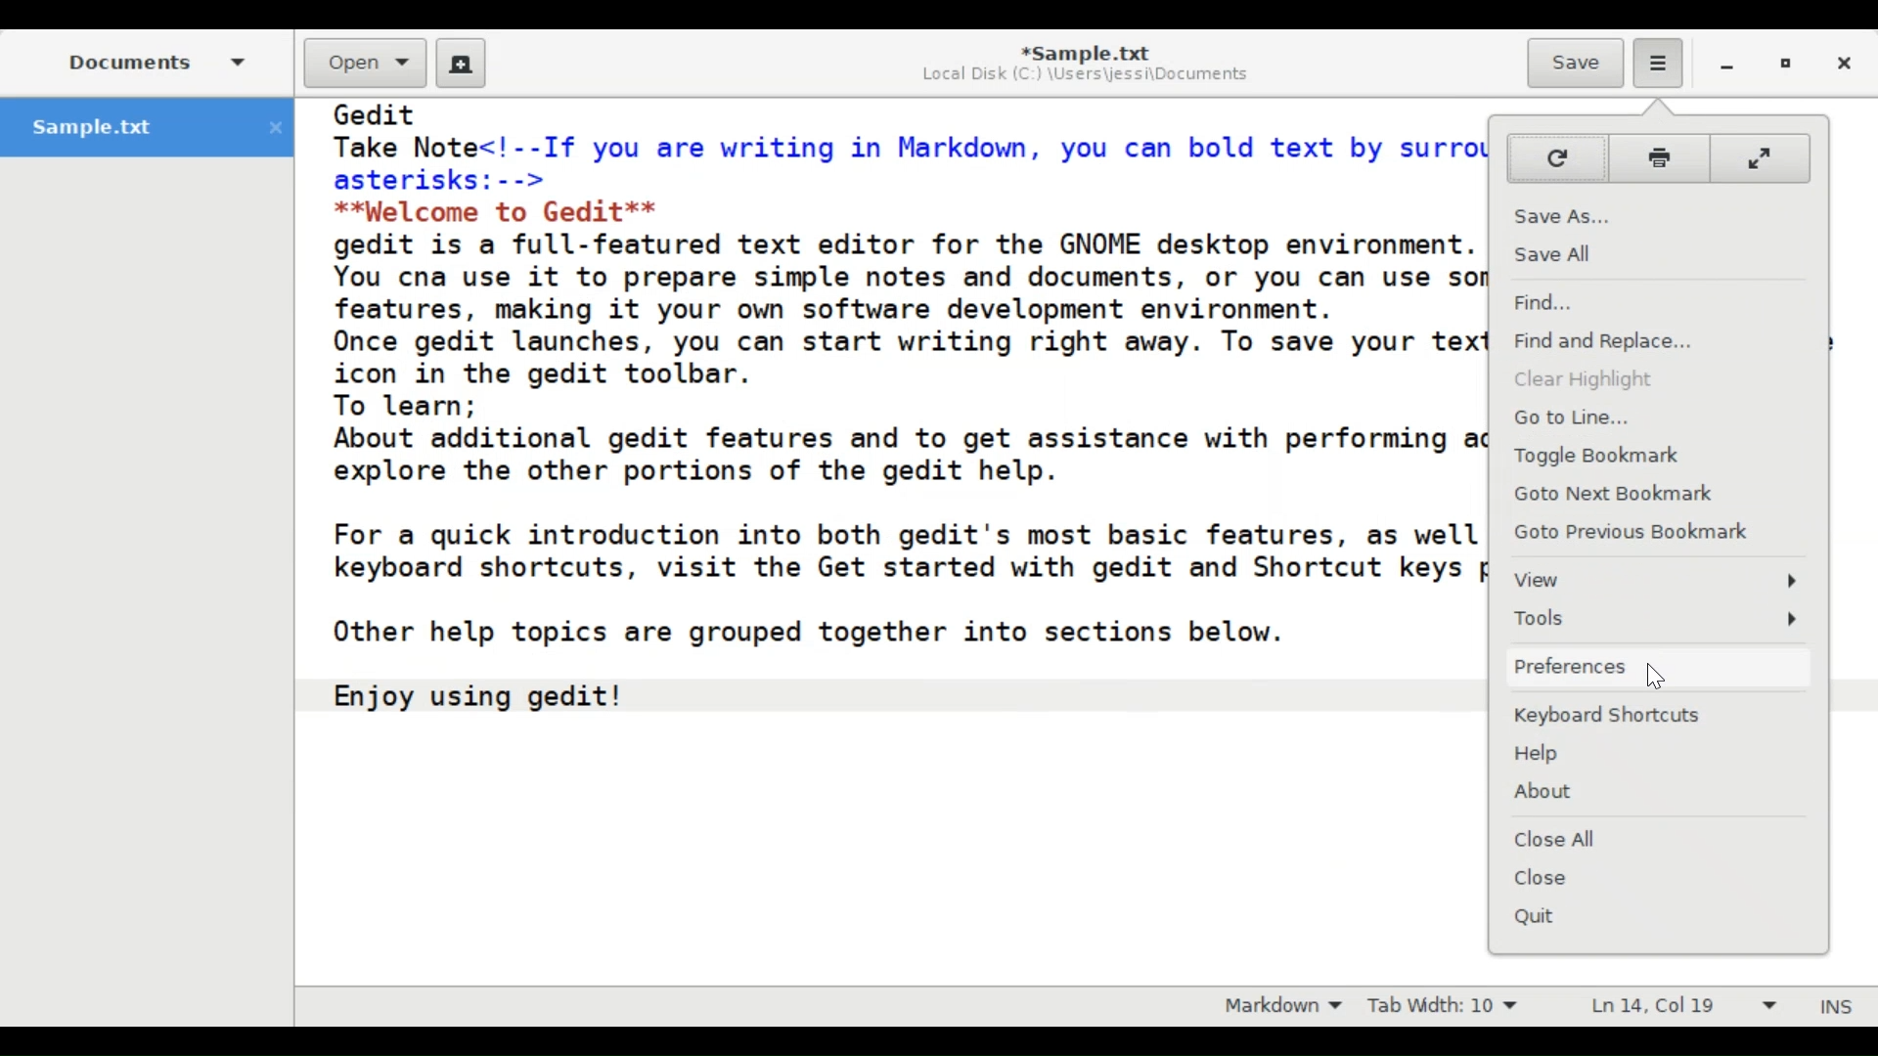  Describe the element at coordinates (1658, 839) in the screenshot. I see `Close All` at that location.